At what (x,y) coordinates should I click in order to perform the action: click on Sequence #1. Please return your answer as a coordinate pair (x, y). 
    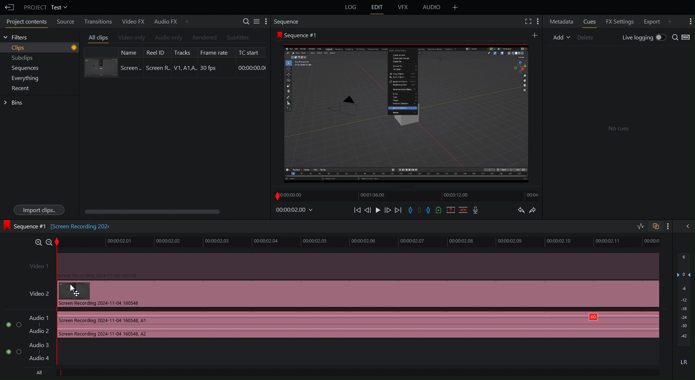
    Looking at the image, I should click on (300, 34).